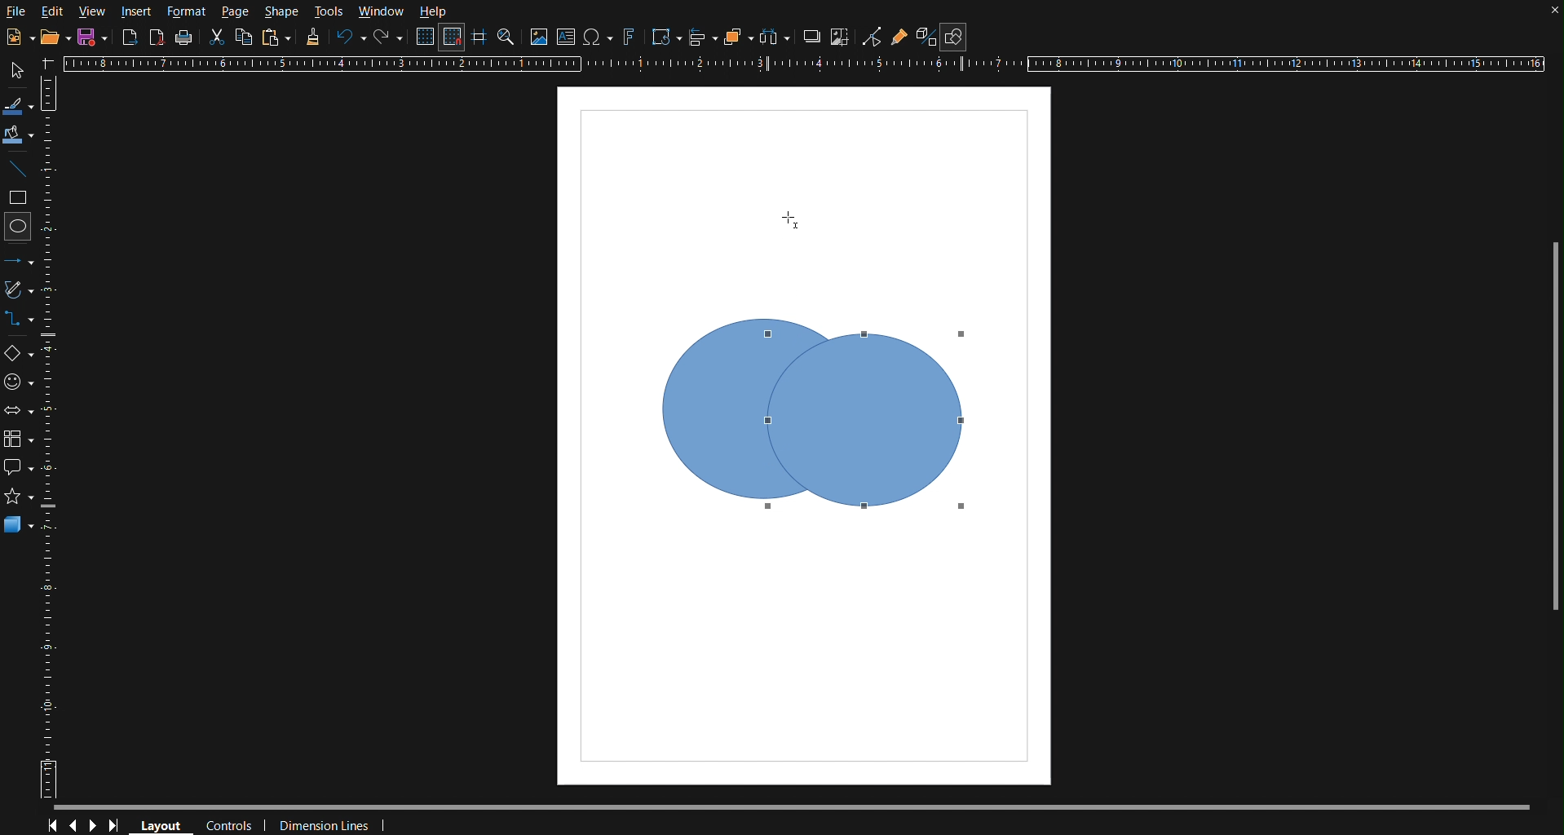 The image size is (1564, 835). What do you see at coordinates (842, 38) in the screenshot?
I see `Crop Images` at bounding box center [842, 38].